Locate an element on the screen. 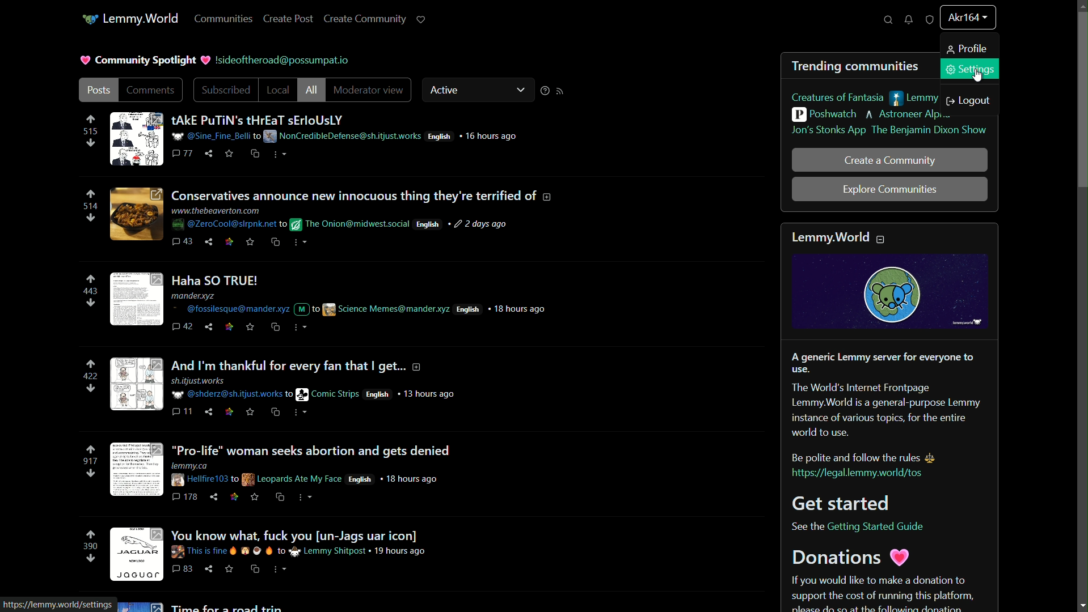  post-4 is located at coordinates (285, 386).